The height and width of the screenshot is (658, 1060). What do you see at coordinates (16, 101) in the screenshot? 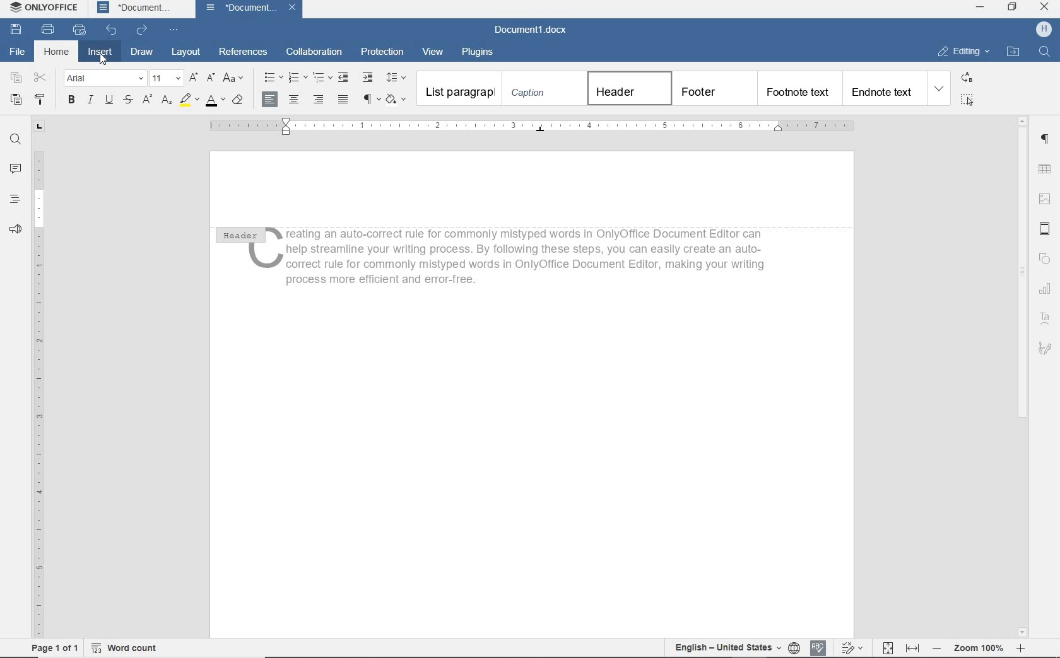
I see `PASTE` at bounding box center [16, 101].